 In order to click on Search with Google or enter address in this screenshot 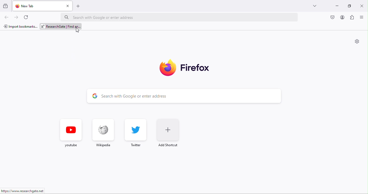, I will do `click(182, 95)`.